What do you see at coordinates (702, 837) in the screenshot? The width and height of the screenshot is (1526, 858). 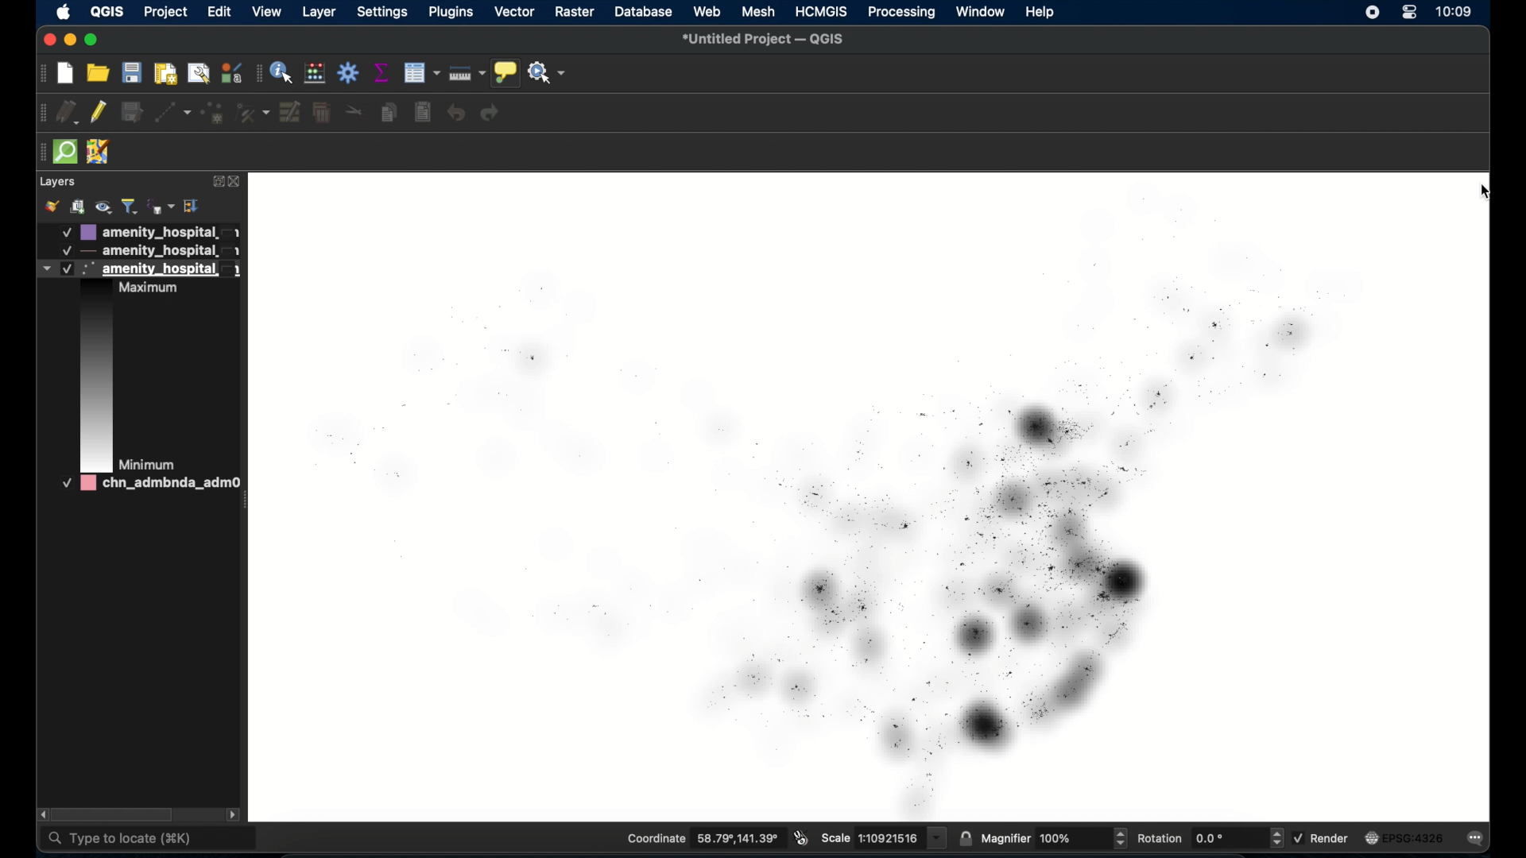 I see `coordinate` at bounding box center [702, 837].